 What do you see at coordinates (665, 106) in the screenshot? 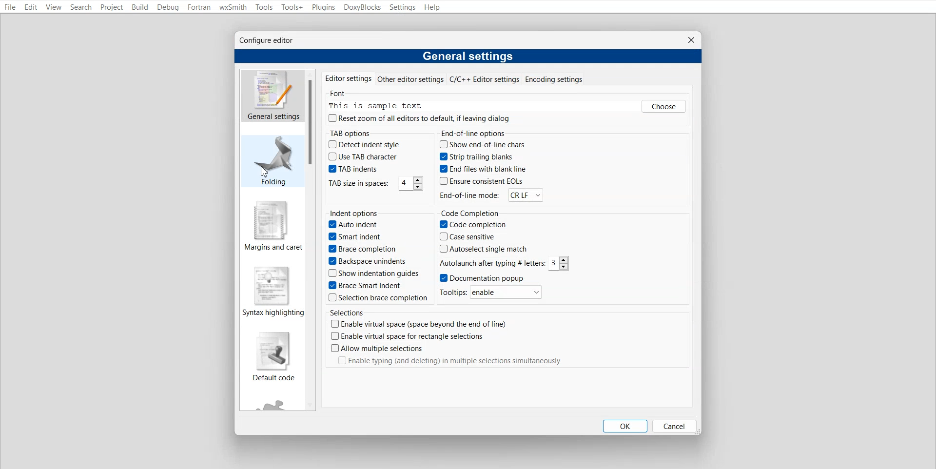
I see `` at bounding box center [665, 106].